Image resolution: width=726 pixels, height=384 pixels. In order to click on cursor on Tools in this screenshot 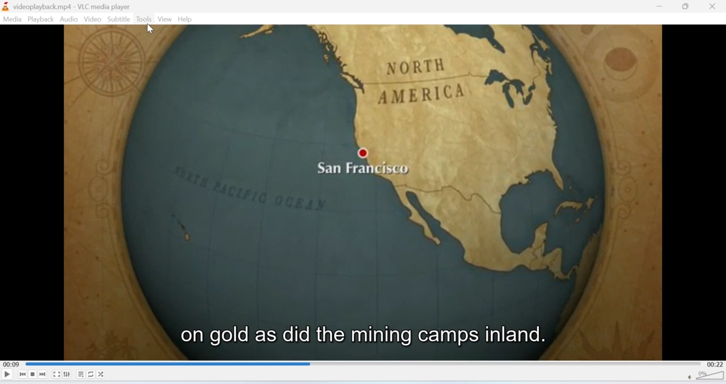, I will do `click(150, 29)`.